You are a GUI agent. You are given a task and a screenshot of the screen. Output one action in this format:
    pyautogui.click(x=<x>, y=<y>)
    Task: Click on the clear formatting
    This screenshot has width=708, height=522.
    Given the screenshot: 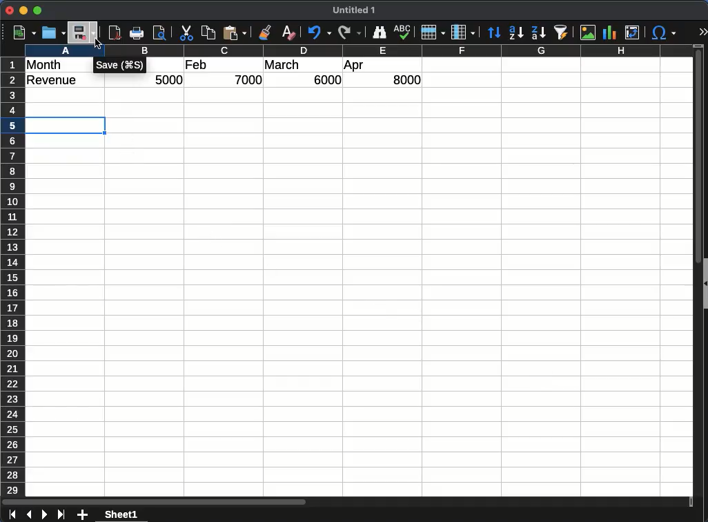 What is the action you would take?
    pyautogui.click(x=288, y=32)
    